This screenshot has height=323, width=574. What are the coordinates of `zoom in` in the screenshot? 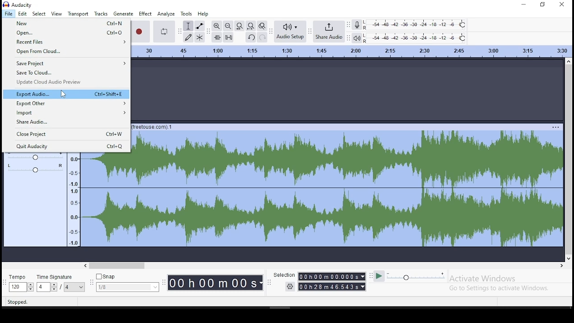 It's located at (217, 26).